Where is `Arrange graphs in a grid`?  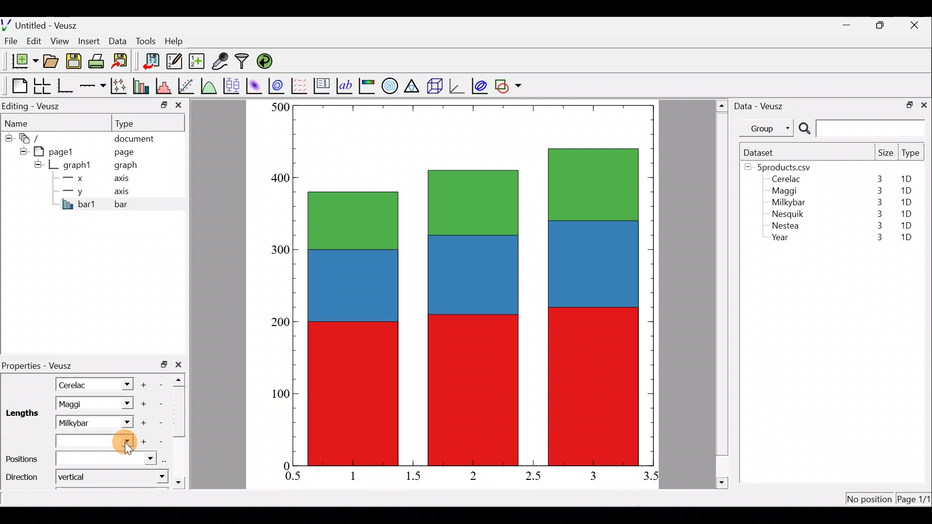
Arrange graphs in a grid is located at coordinates (42, 86).